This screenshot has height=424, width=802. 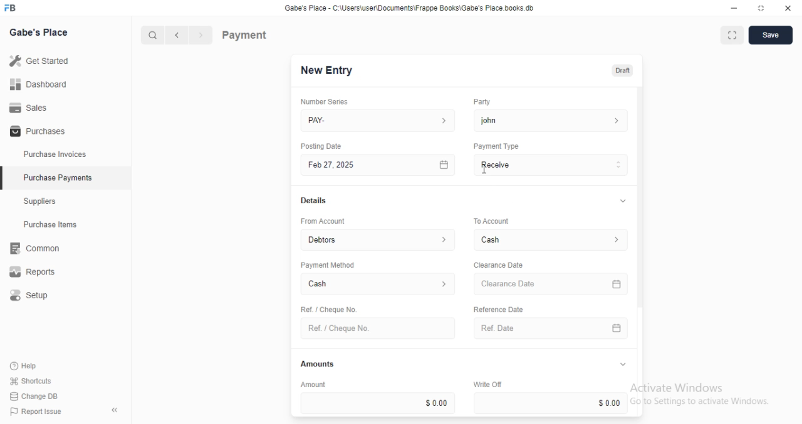 What do you see at coordinates (620, 69) in the screenshot?
I see `Draft` at bounding box center [620, 69].